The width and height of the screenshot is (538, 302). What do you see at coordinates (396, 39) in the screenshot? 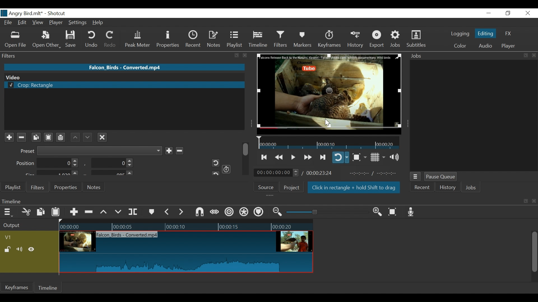
I see `Jobs` at bounding box center [396, 39].